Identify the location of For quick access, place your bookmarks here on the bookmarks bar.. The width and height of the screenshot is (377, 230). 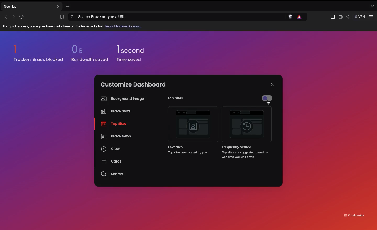
(53, 27).